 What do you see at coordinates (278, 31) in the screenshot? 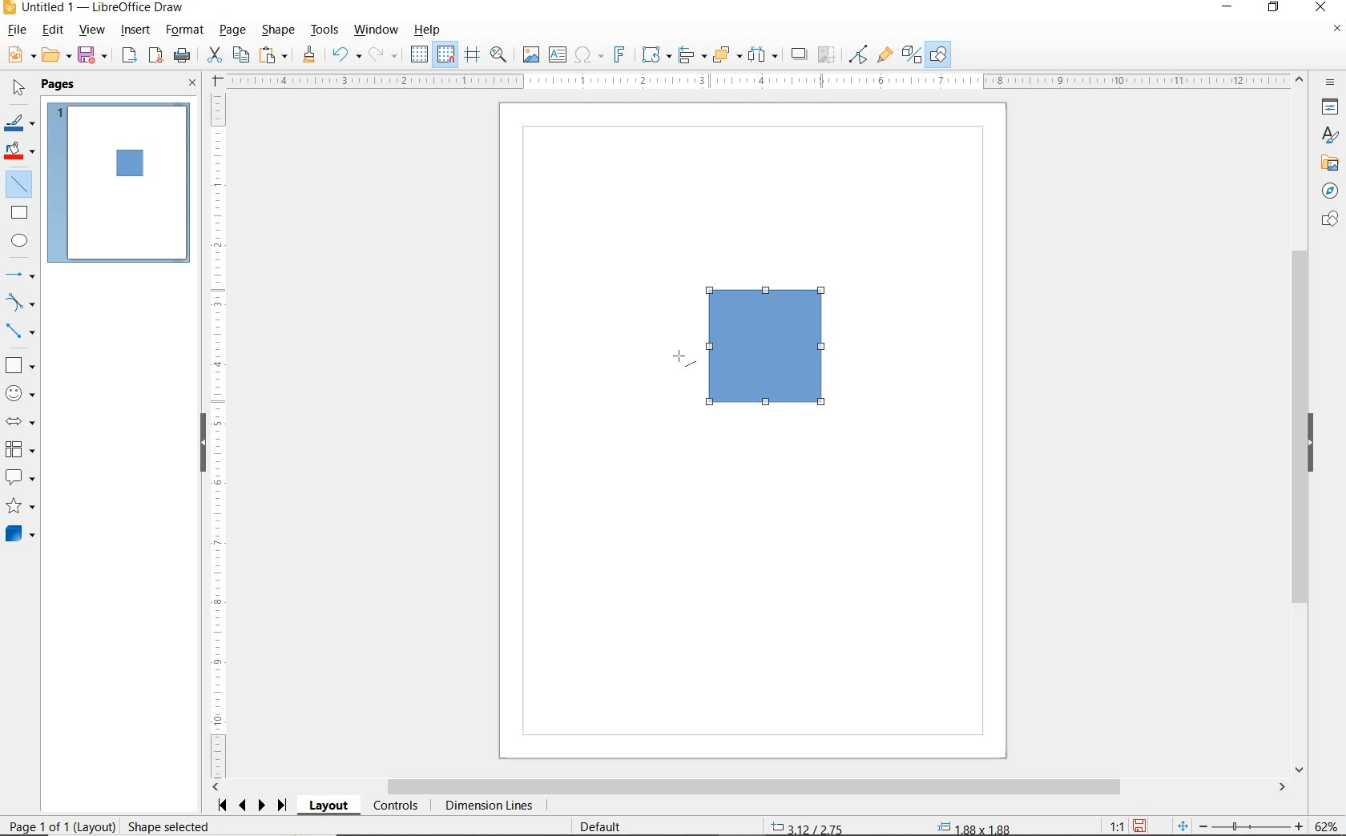
I see `SHAPE` at bounding box center [278, 31].